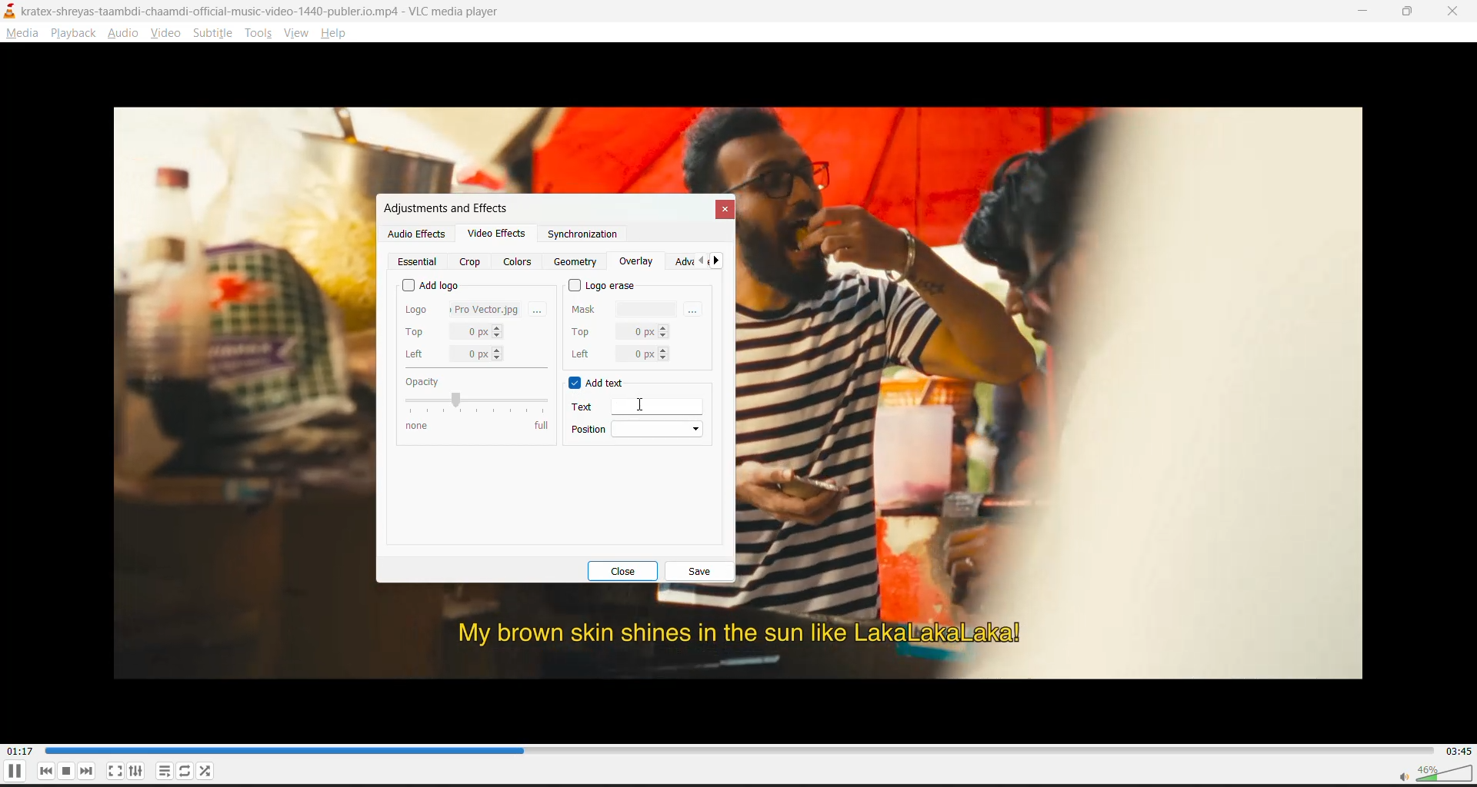  Describe the element at coordinates (629, 571) in the screenshot. I see `close` at that location.